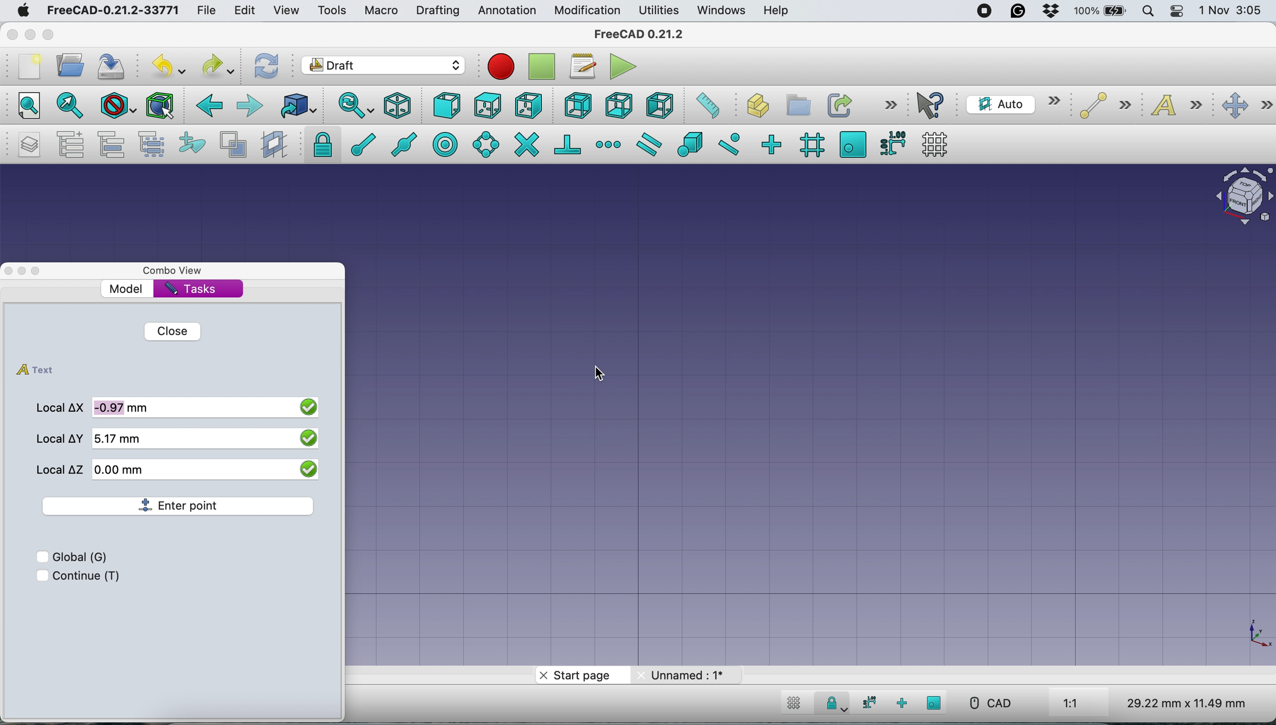 Image resolution: width=1276 pixels, height=725 pixels. I want to click on utilities, so click(658, 11).